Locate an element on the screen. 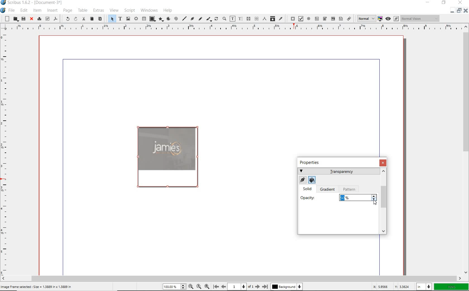 Image resolution: width=469 pixels, height=291 pixels. text frame is located at coordinates (120, 18).